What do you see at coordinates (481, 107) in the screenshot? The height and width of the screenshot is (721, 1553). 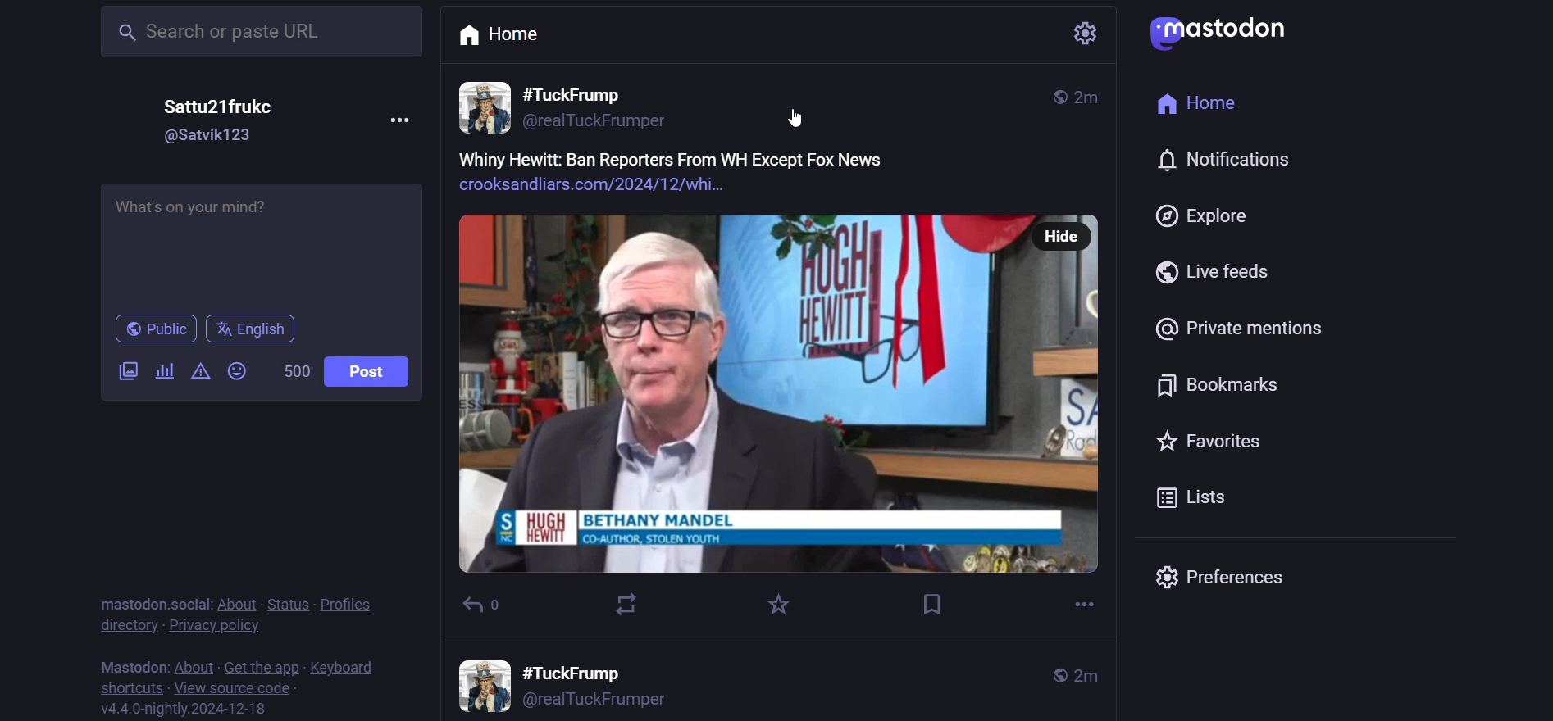 I see `profile picture` at bounding box center [481, 107].